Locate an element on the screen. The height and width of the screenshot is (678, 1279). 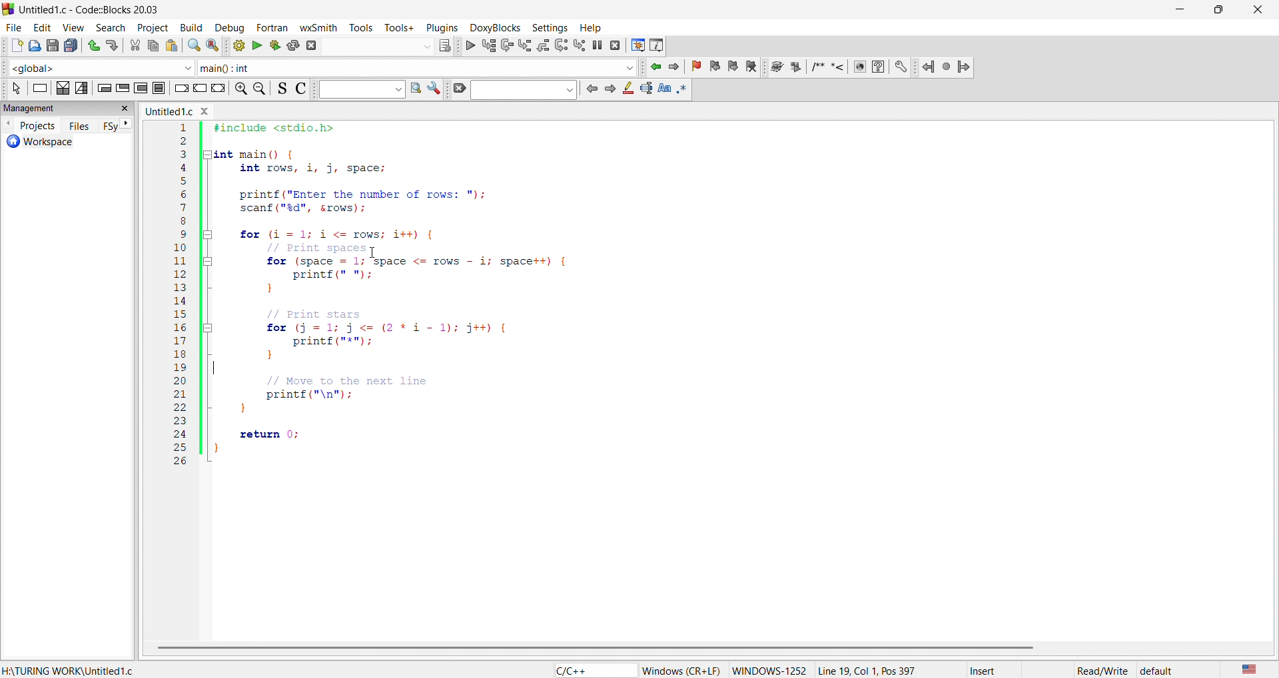
help is located at coordinates (878, 67).